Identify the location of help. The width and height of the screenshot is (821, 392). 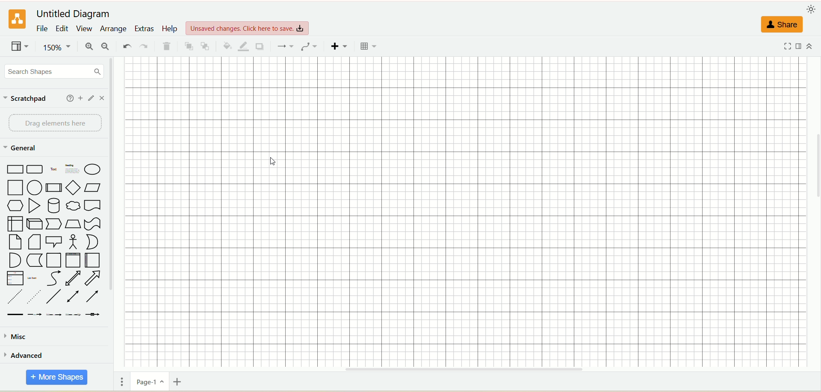
(68, 99).